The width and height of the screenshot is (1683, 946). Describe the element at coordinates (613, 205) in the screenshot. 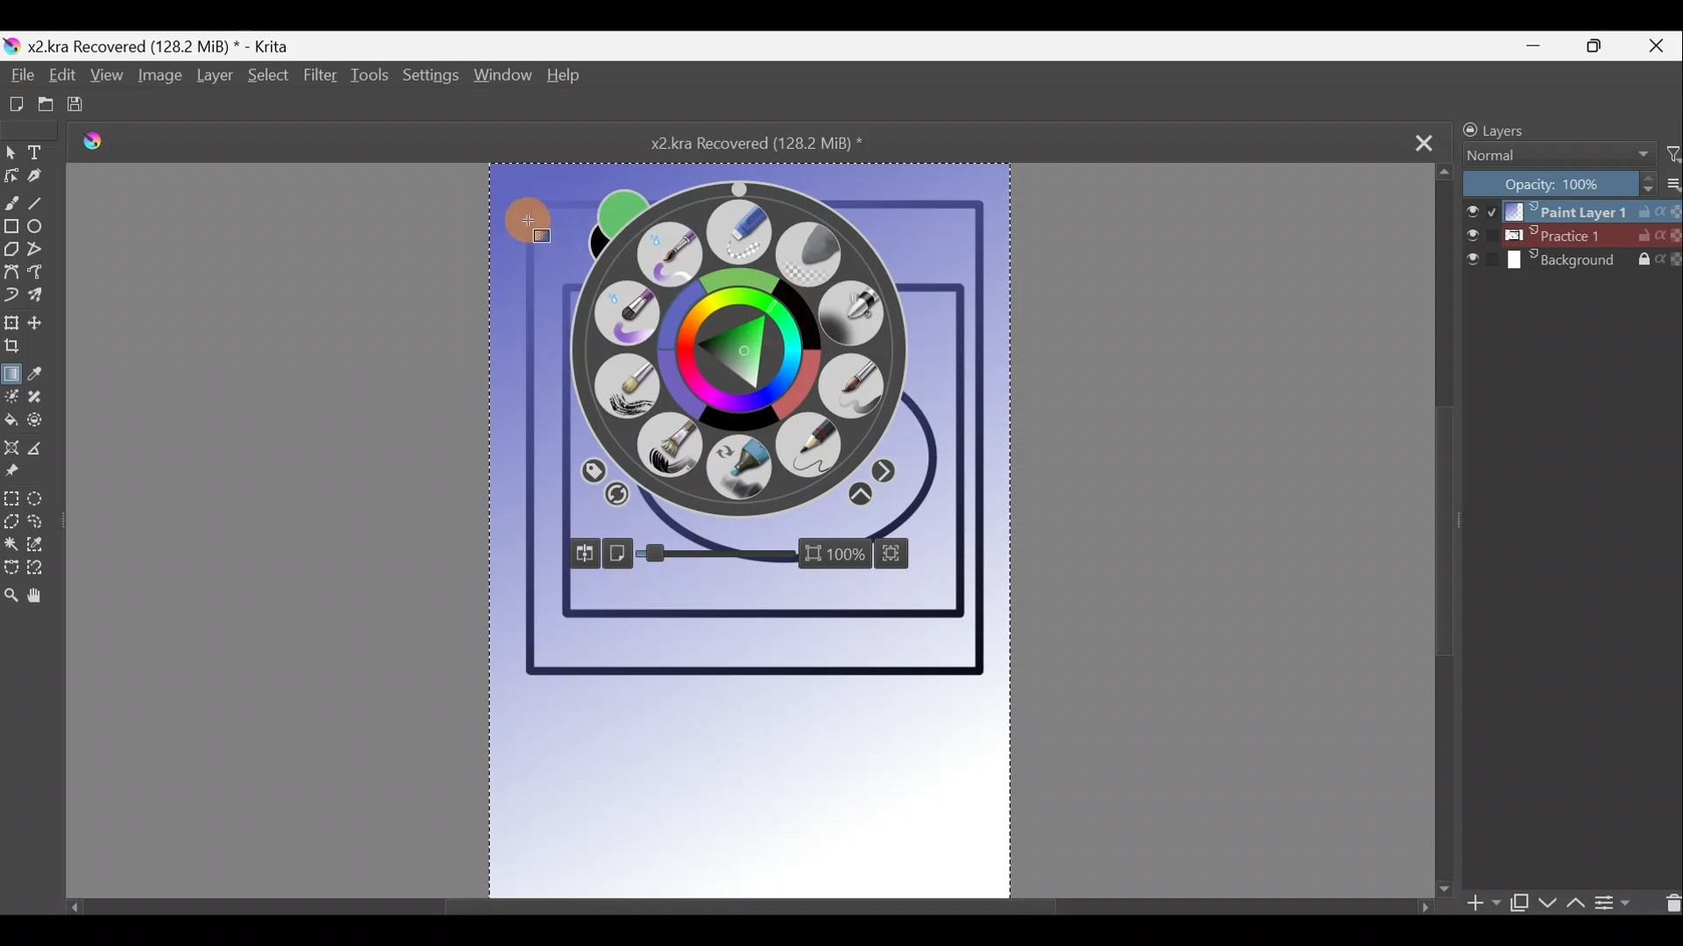

I see `Click to swap foreground & background colours` at that location.